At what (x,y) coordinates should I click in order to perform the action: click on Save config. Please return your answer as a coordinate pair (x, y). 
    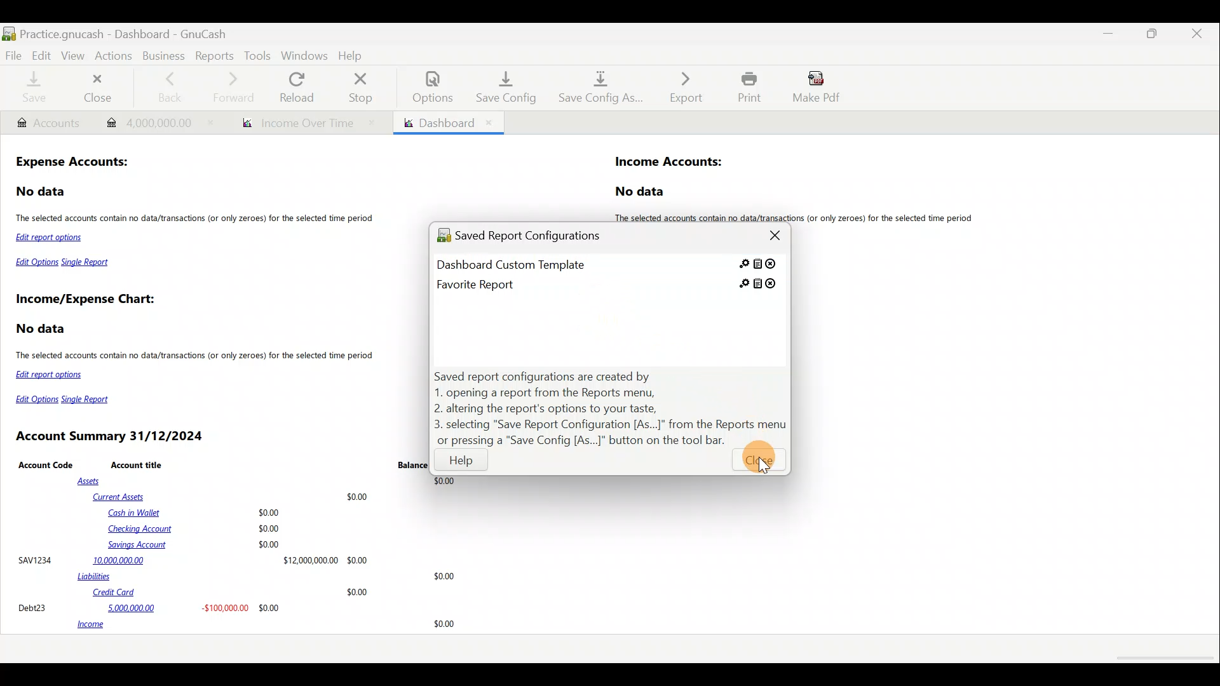
    Looking at the image, I should click on (501, 87).